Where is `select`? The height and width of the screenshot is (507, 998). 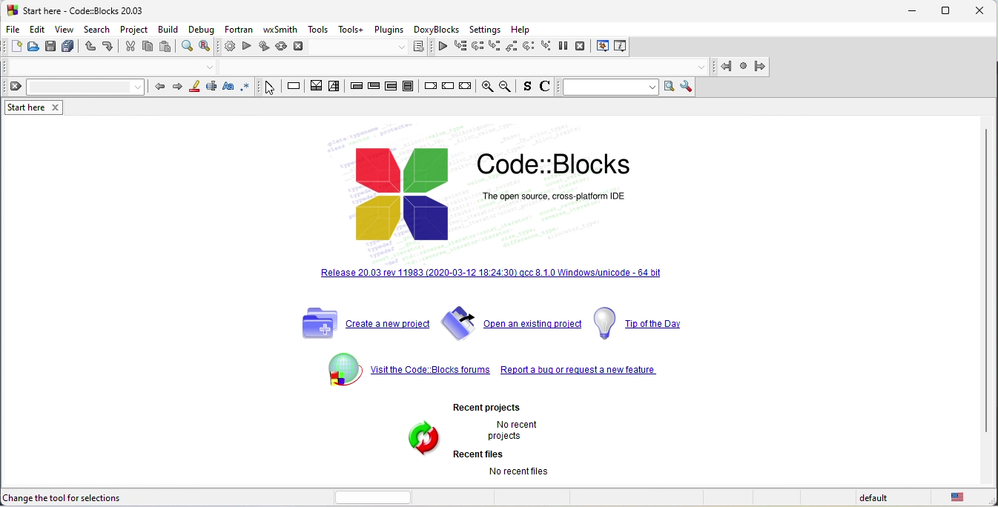 select is located at coordinates (271, 88).